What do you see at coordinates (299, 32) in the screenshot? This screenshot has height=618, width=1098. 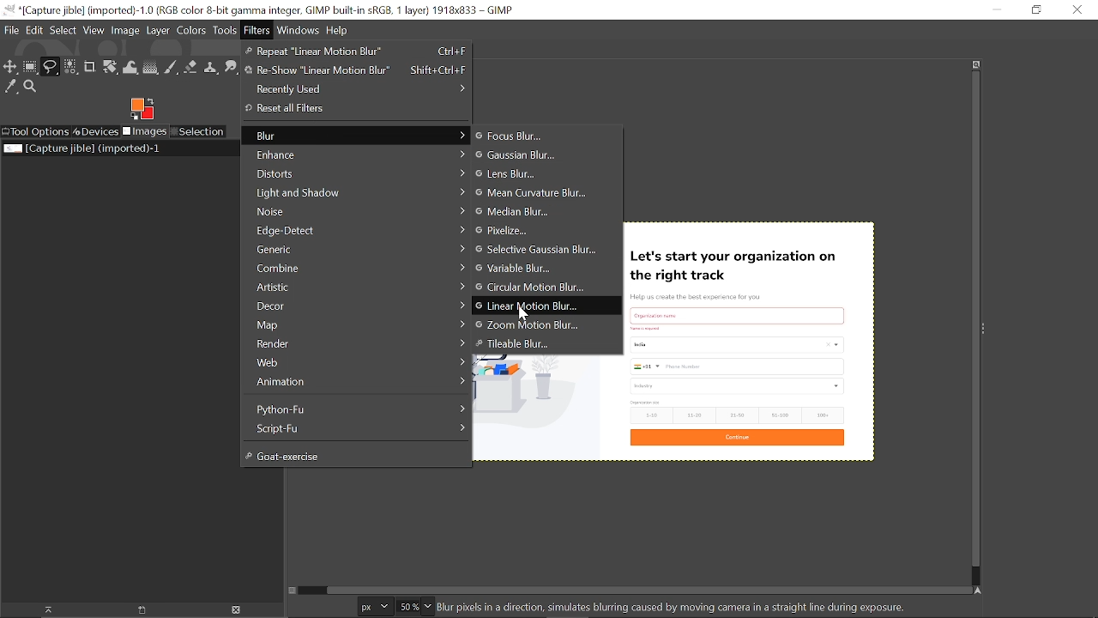 I see `Windows` at bounding box center [299, 32].